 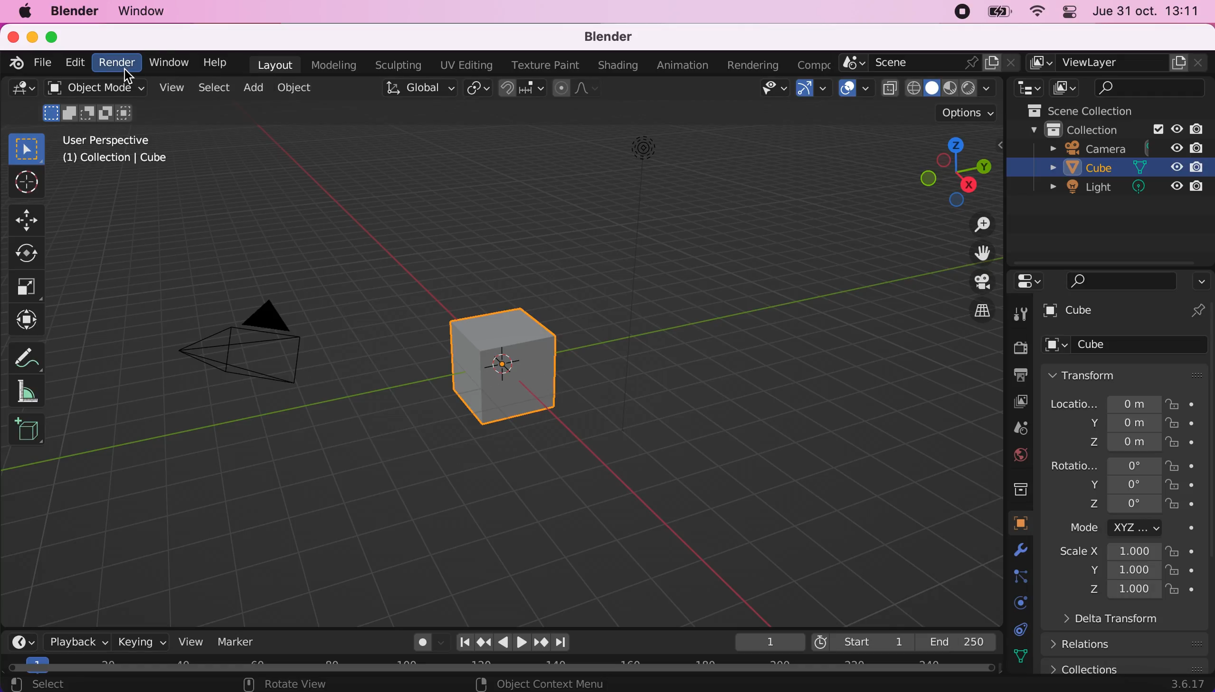 I want to click on location, so click(x=1105, y=401).